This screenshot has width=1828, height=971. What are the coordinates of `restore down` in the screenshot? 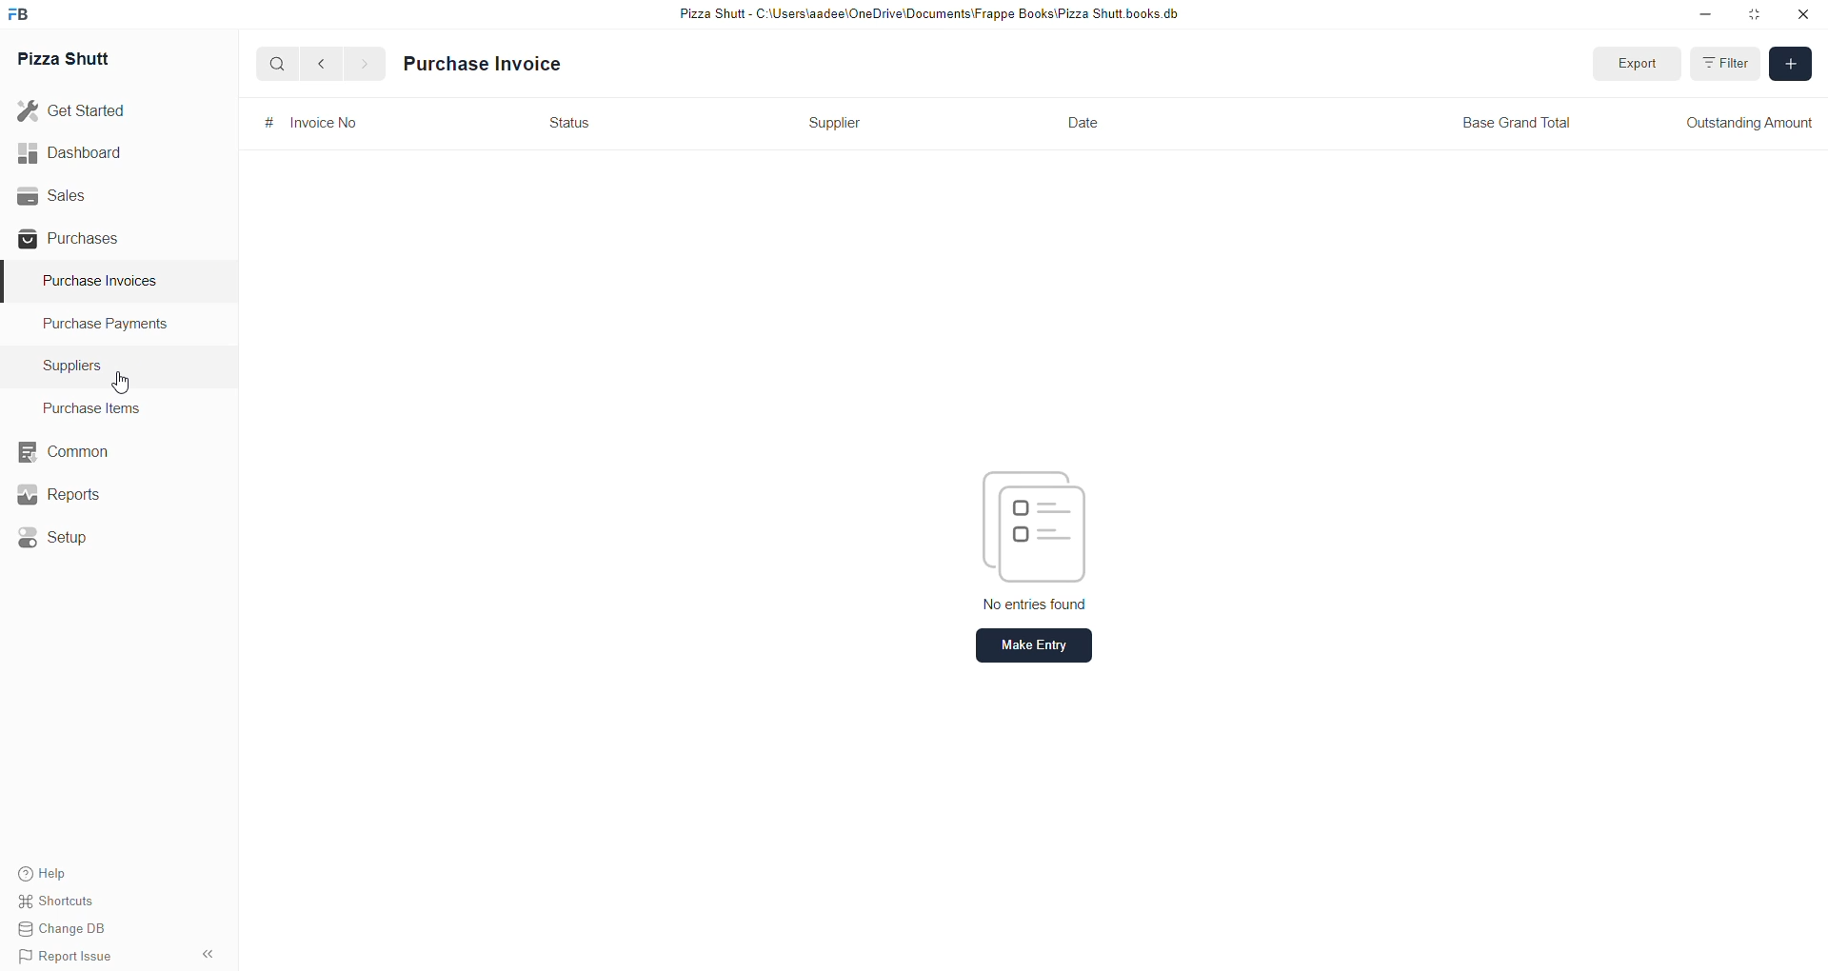 It's located at (1752, 15).